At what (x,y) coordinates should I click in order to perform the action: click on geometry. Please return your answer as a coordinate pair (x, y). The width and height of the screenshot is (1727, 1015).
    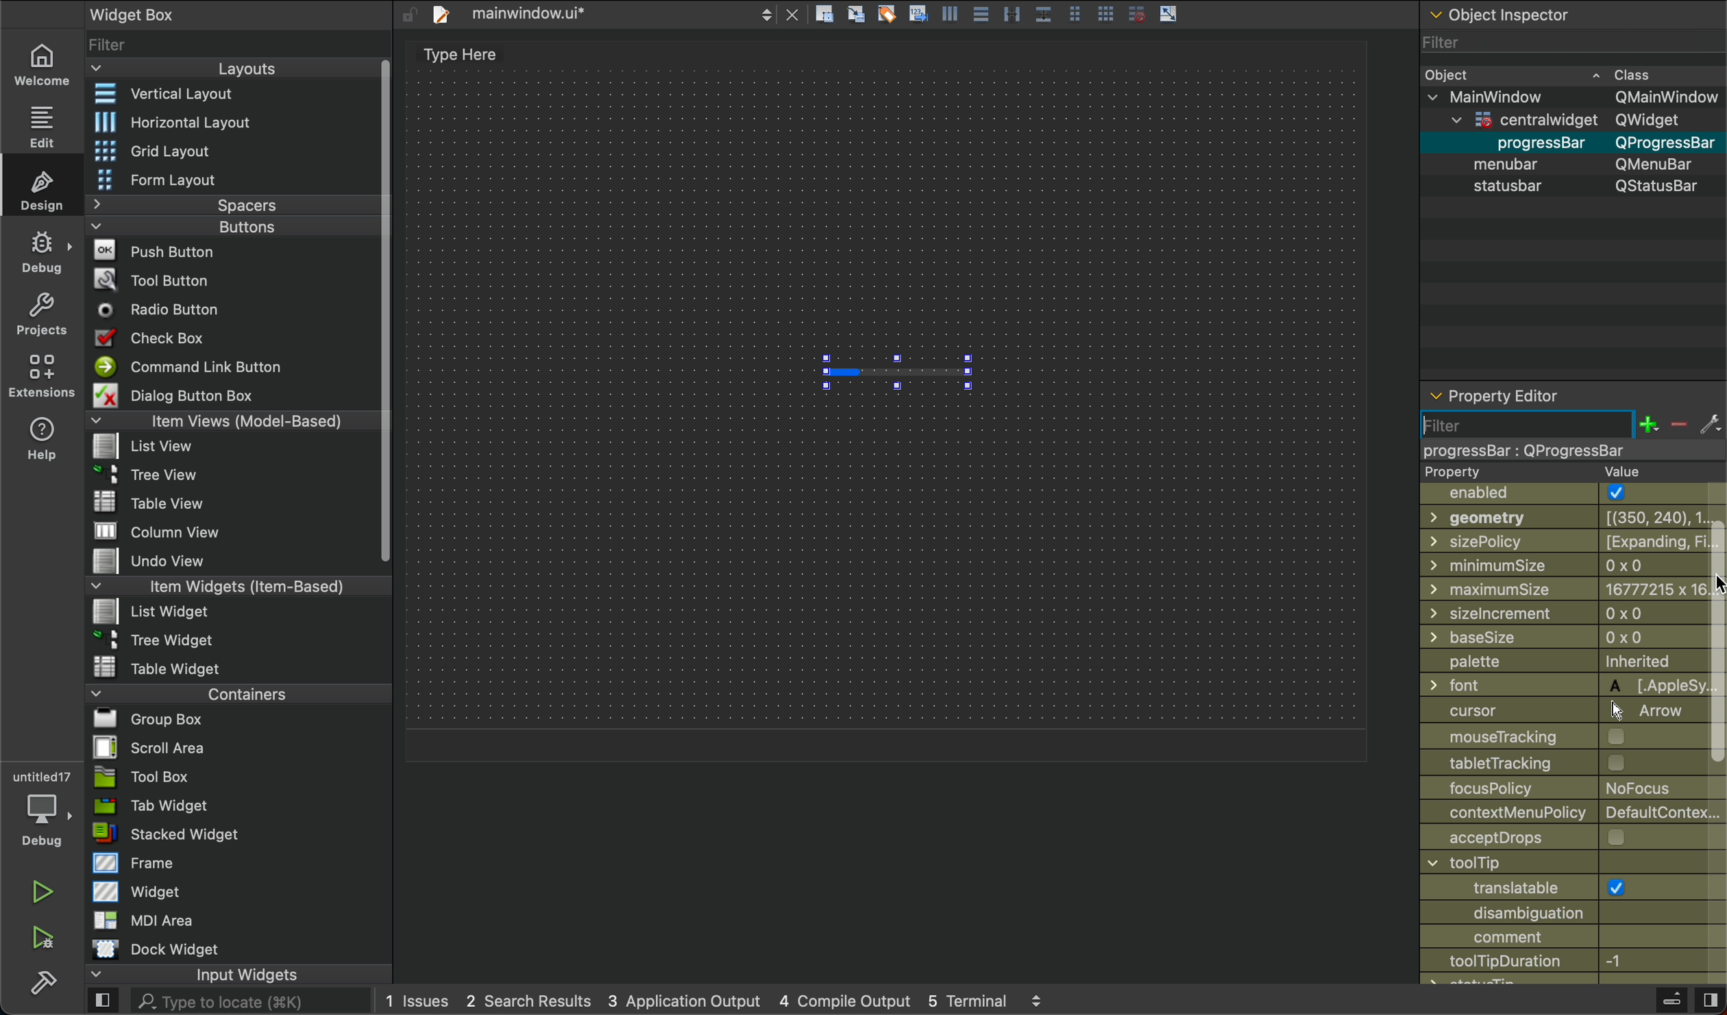
    Looking at the image, I should click on (1554, 517).